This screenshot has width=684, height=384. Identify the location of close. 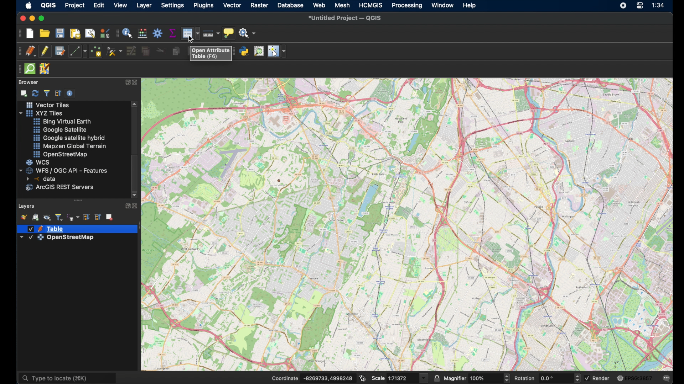
(21, 18).